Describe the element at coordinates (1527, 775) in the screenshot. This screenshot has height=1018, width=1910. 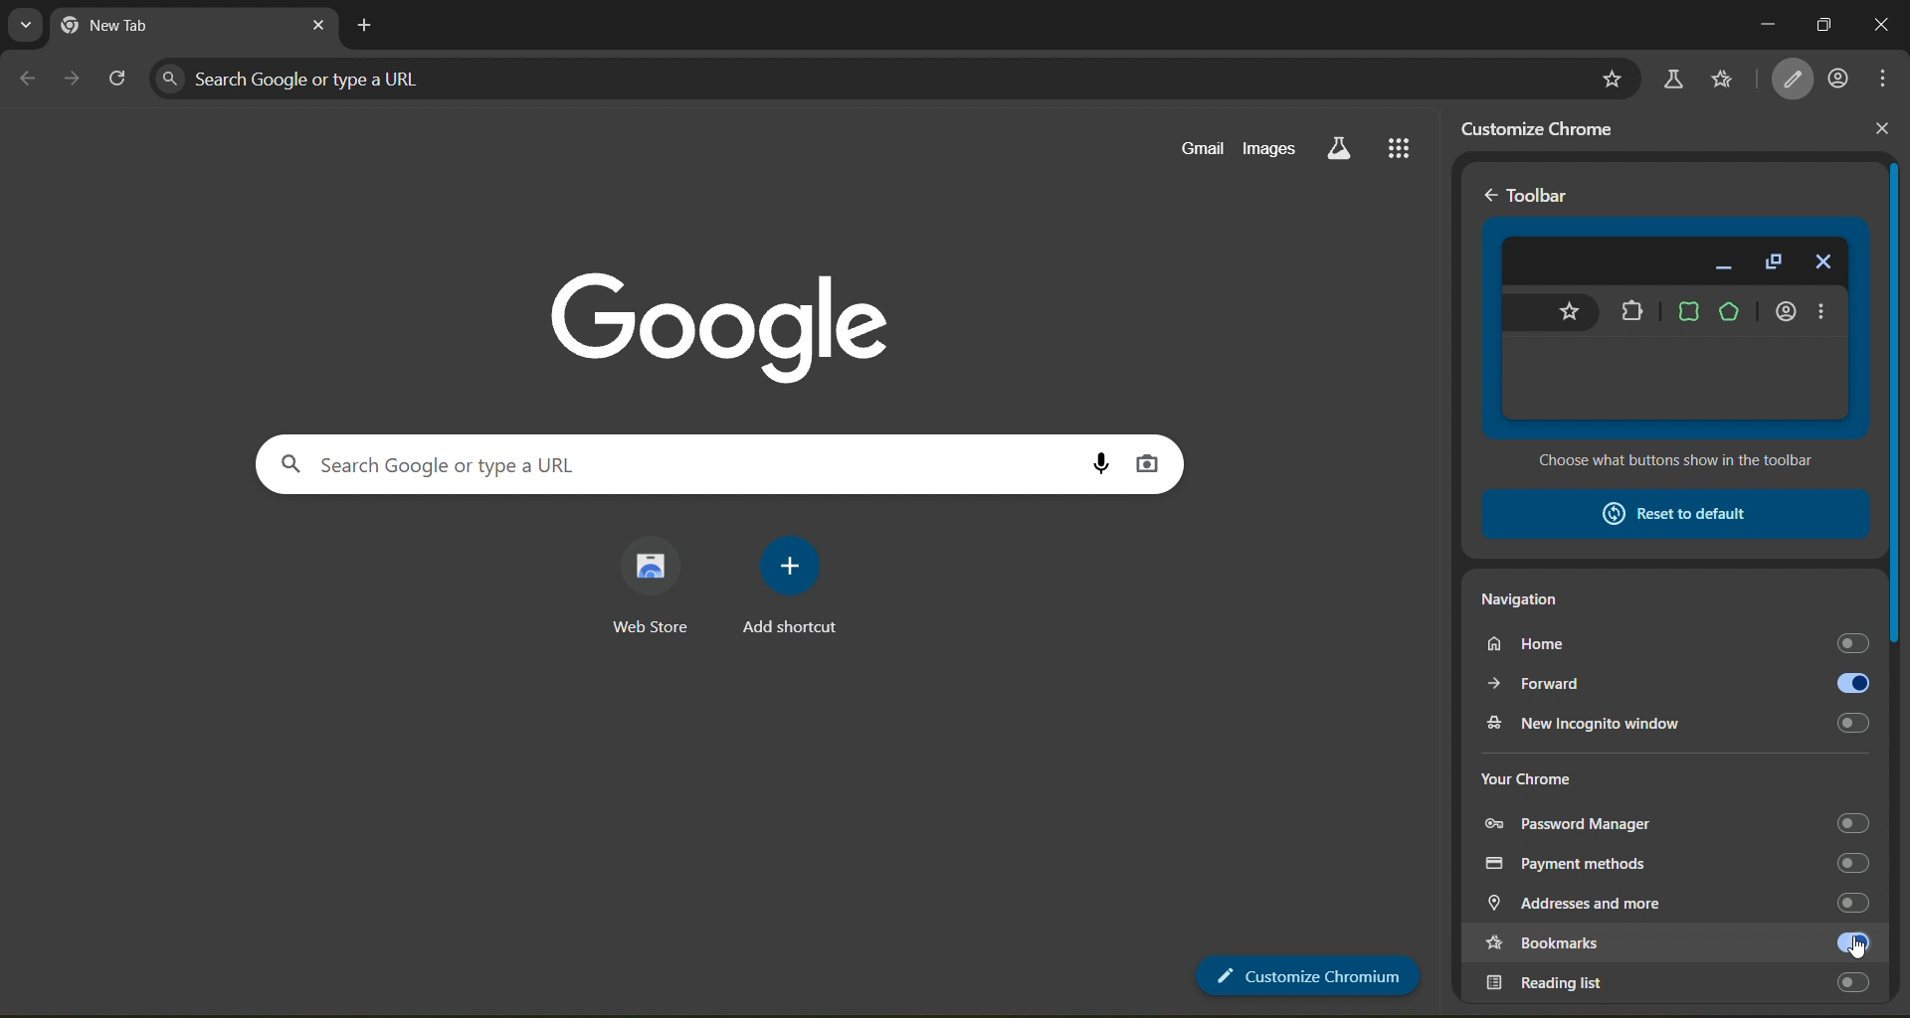
I see `your chrome` at that location.